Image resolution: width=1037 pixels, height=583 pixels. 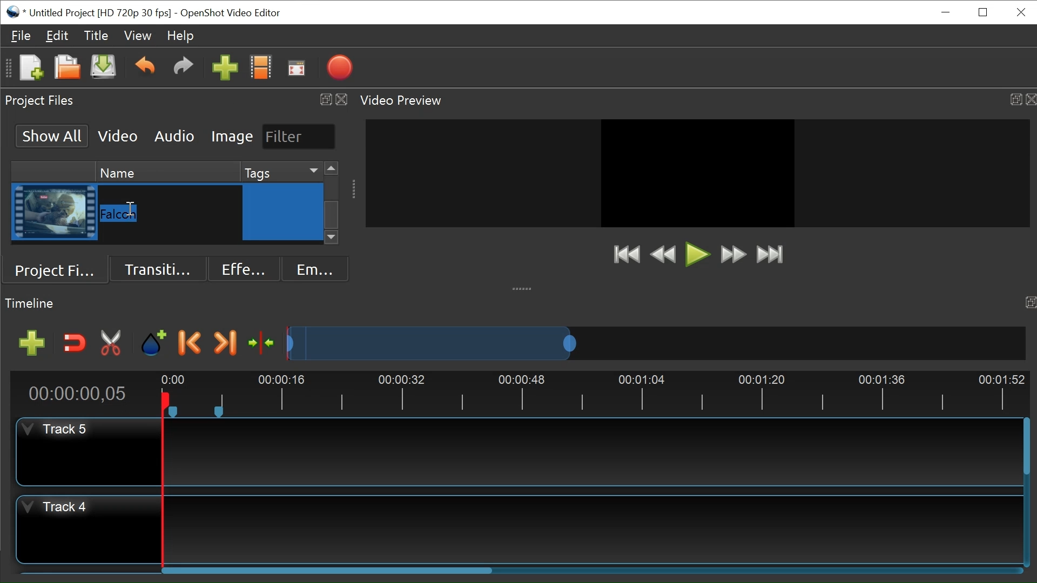 What do you see at coordinates (596, 392) in the screenshot?
I see `Timeline` at bounding box center [596, 392].